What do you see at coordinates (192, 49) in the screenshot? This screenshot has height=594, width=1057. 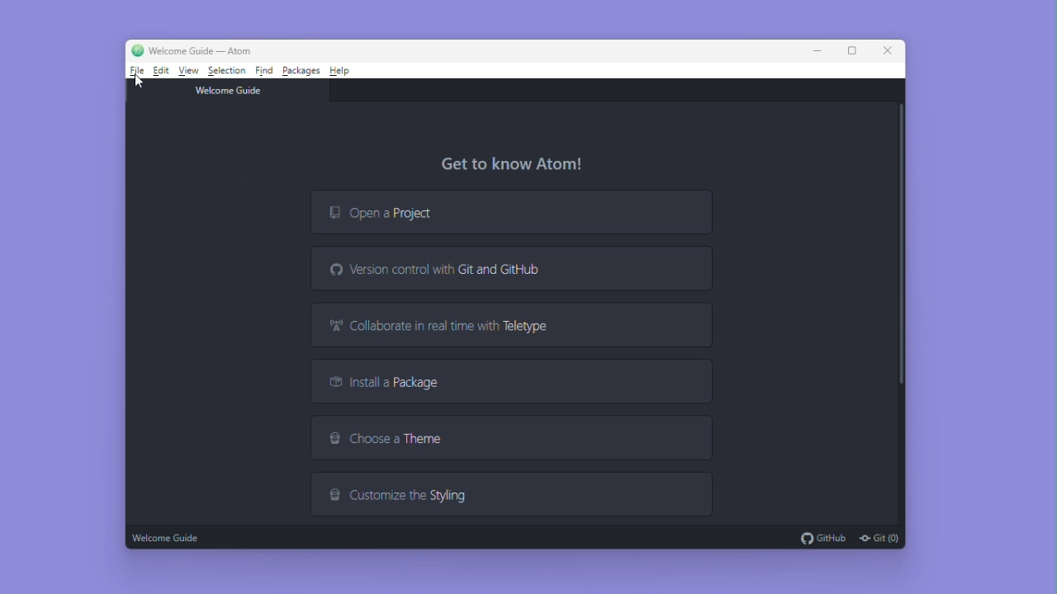 I see `Welcome guide - Atom` at bounding box center [192, 49].